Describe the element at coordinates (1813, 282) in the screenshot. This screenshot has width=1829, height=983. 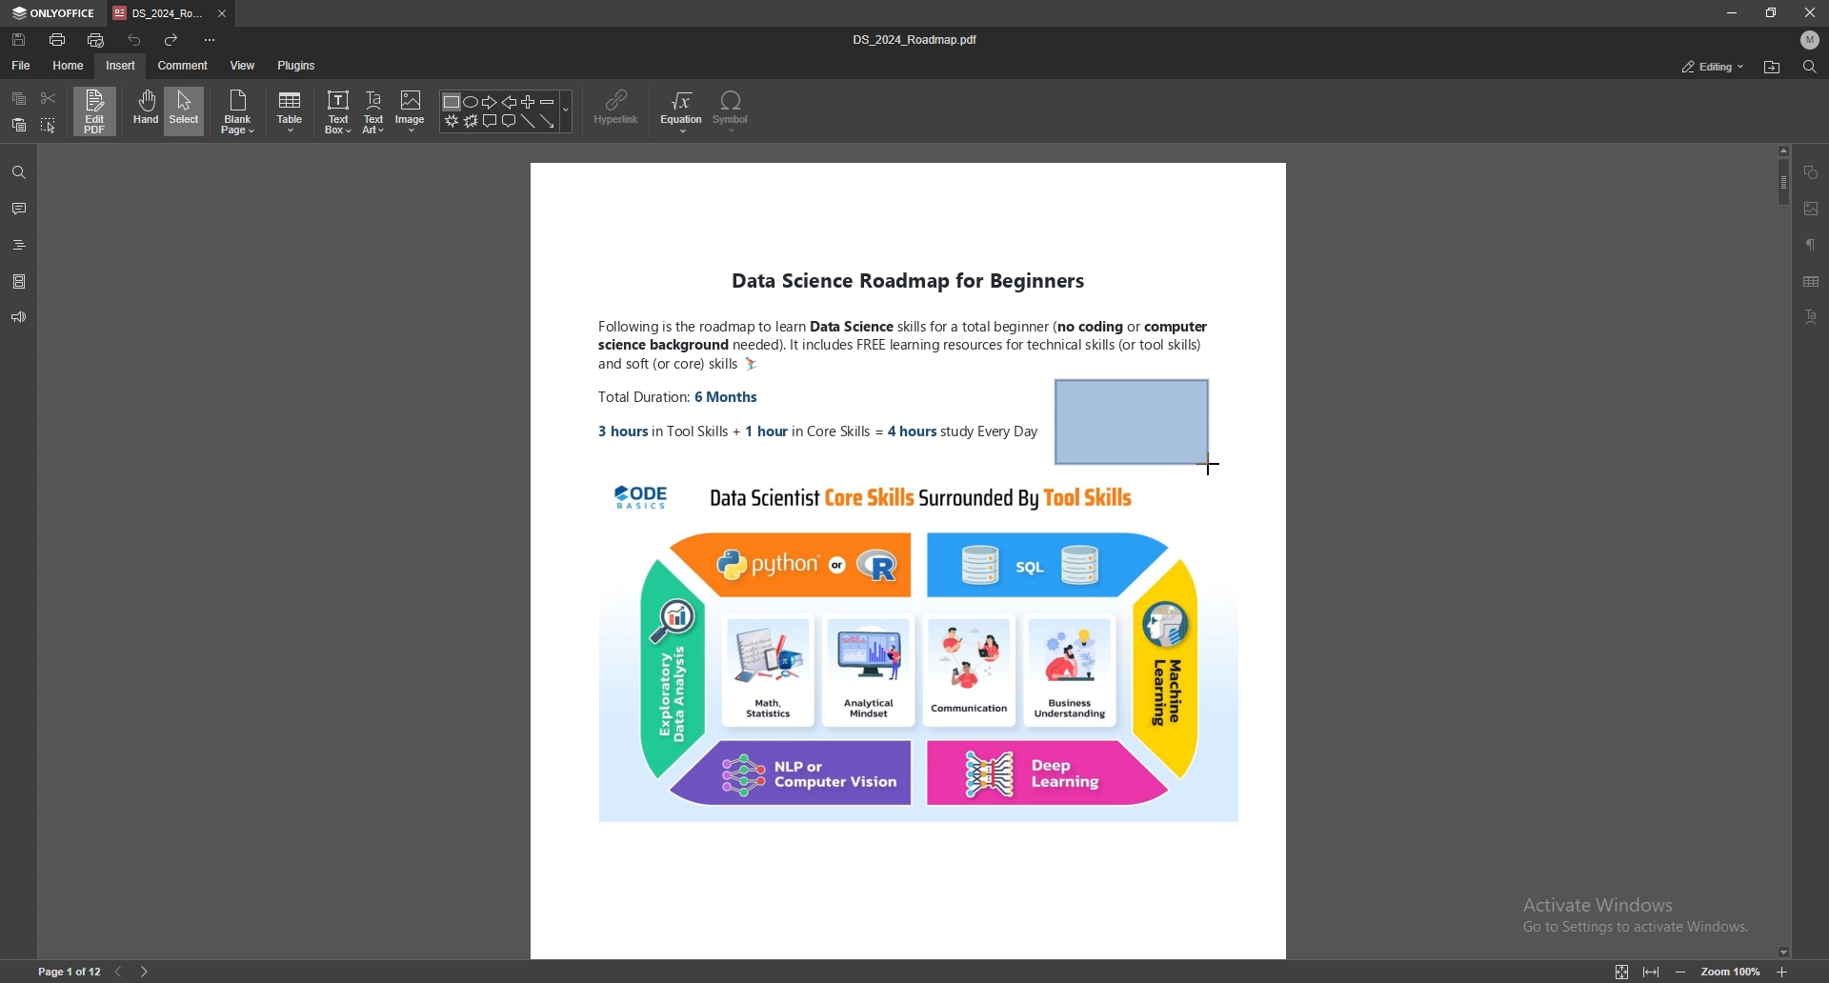
I see `table` at that location.